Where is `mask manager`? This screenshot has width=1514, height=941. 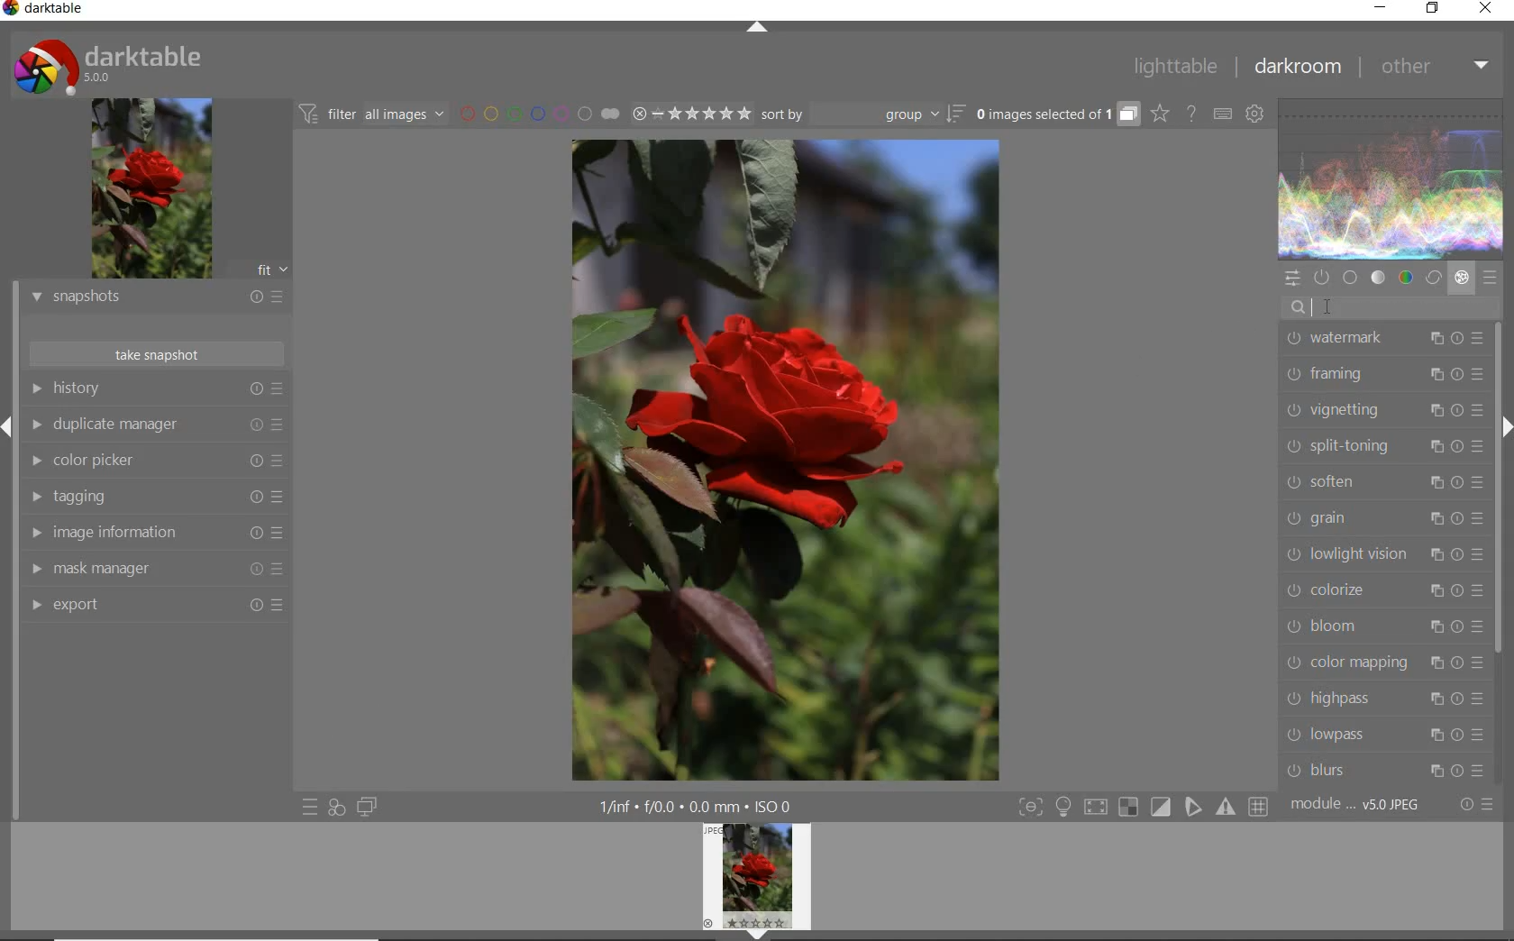
mask manager is located at coordinates (154, 569).